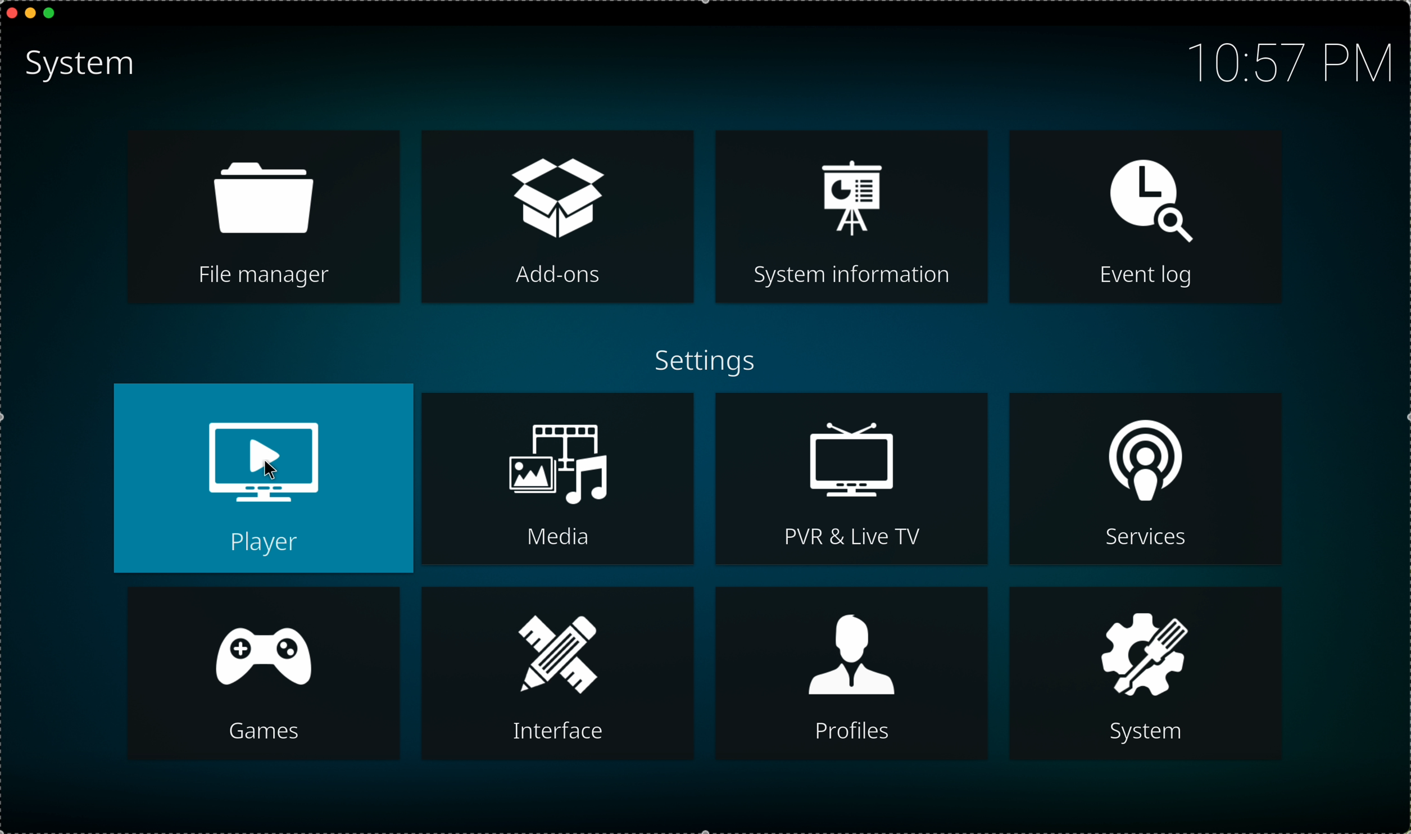  What do you see at coordinates (262, 481) in the screenshot?
I see `player` at bounding box center [262, 481].